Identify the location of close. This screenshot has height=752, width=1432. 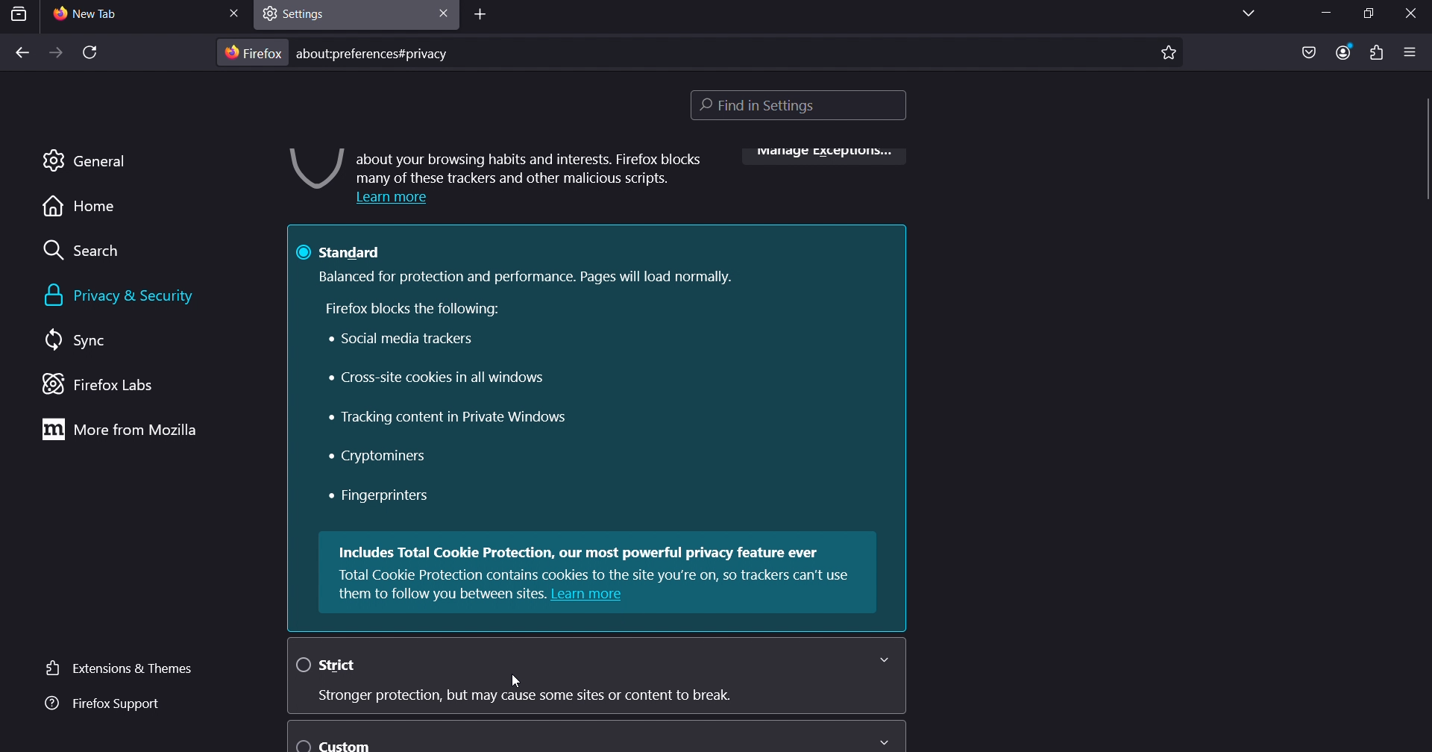
(234, 12).